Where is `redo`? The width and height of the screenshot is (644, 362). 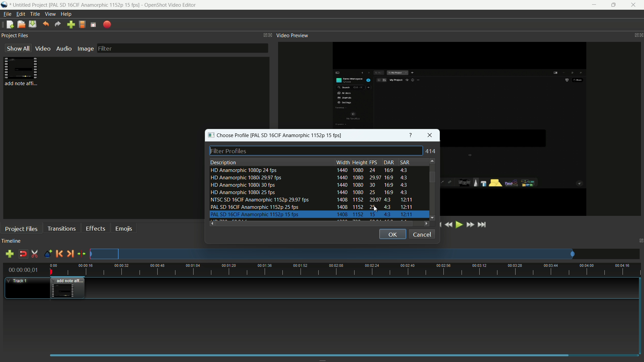 redo is located at coordinates (57, 24).